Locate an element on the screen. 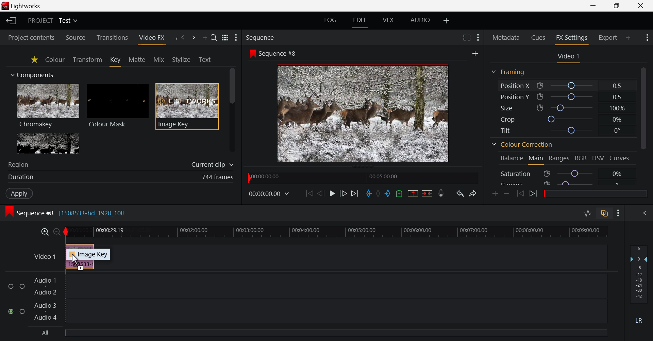  Balance is located at coordinates (513, 158).